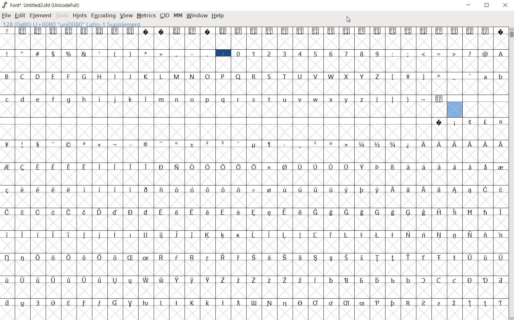  Describe the element at coordinates (377, 54) in the screenshot. I see `glyph` at that location.